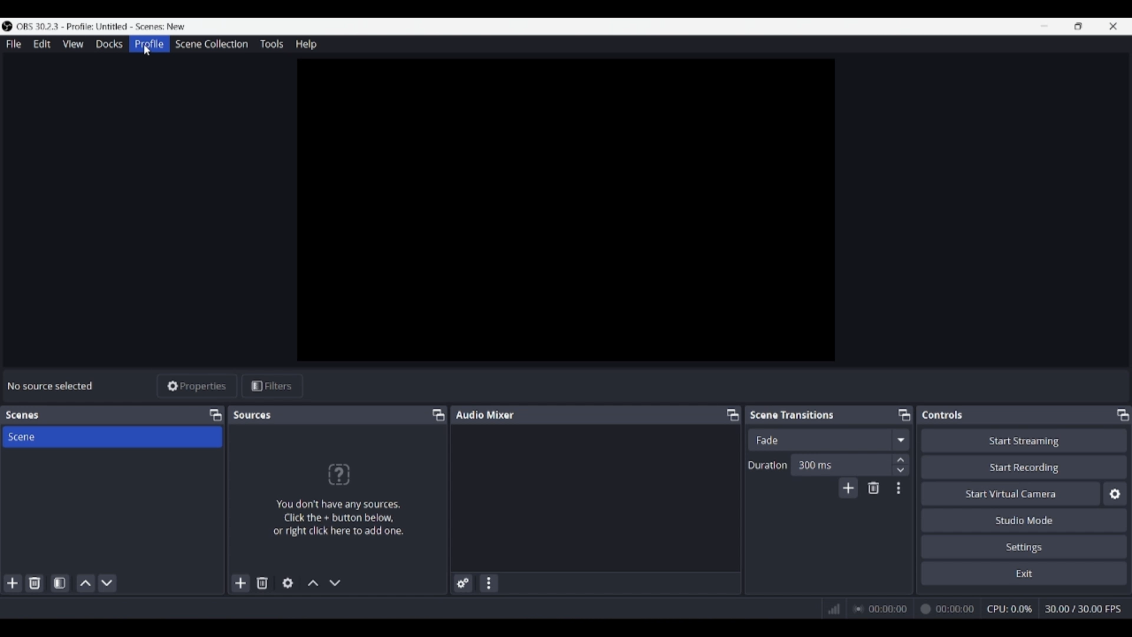 This screenshot has width=1132, height=637. Describe the element at coordinates (272, 386) in the screenshot. I see `Filters` at that location.